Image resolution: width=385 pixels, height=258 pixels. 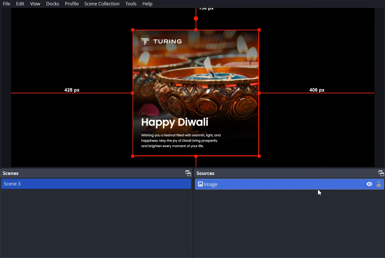 I want to click on Profile, so click(x=72, y=4).